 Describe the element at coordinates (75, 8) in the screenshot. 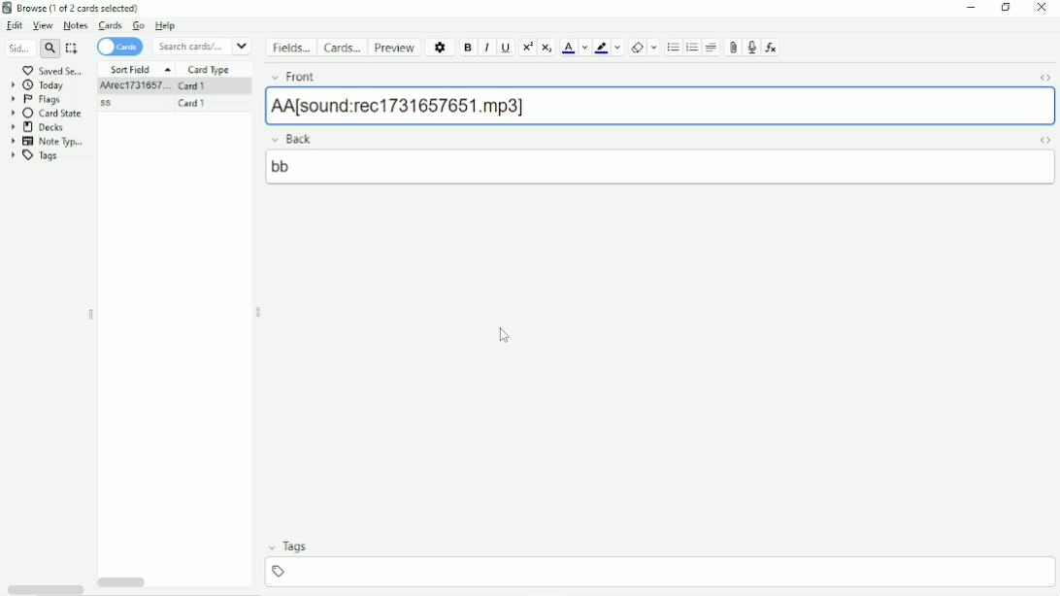

I see `Browse (1 of 2 cards selected)` at that location.